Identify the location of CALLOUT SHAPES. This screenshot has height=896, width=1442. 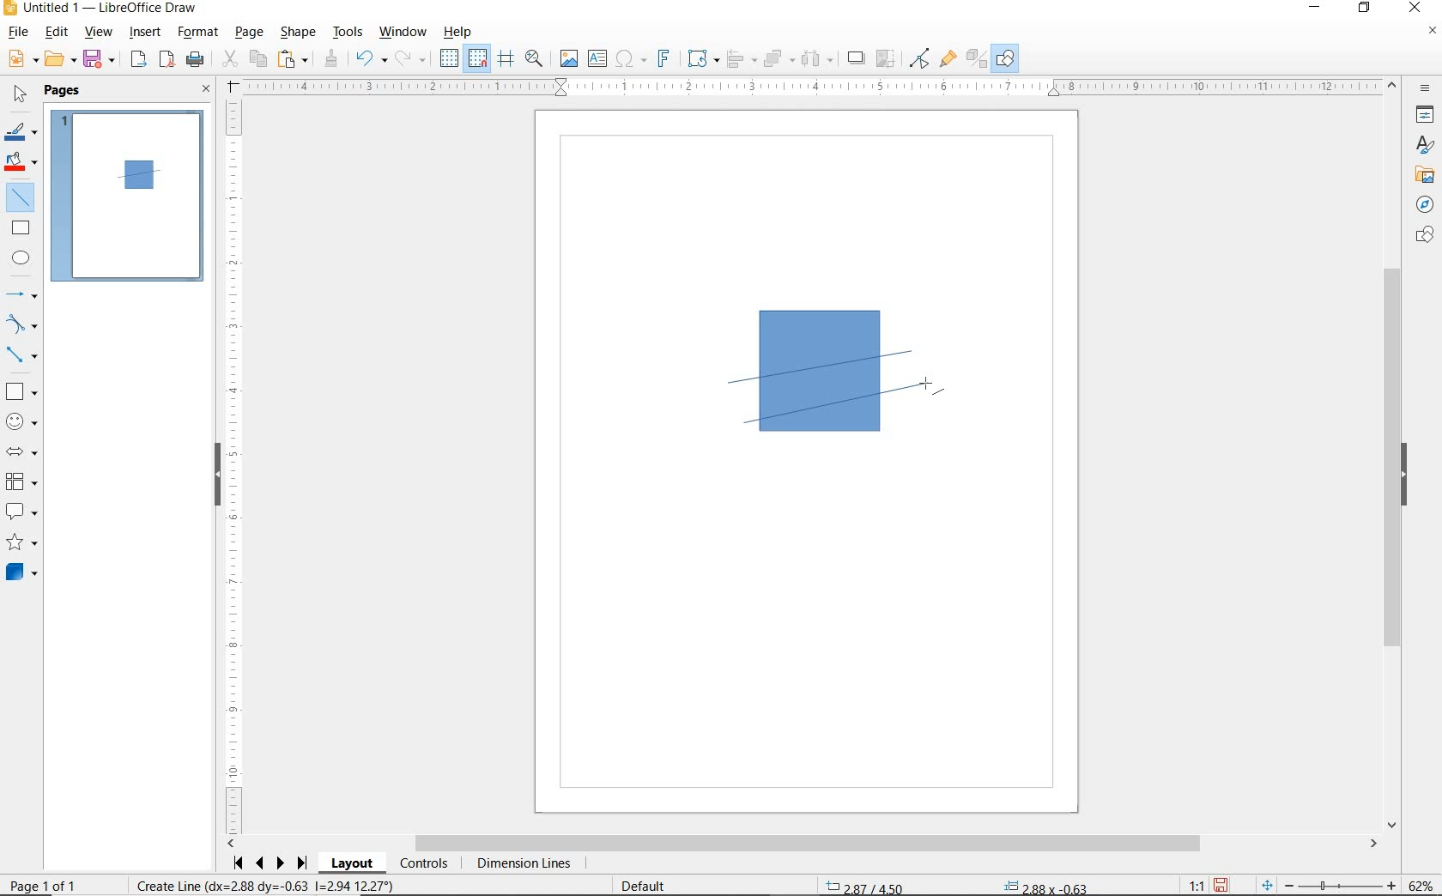
(22, 512).